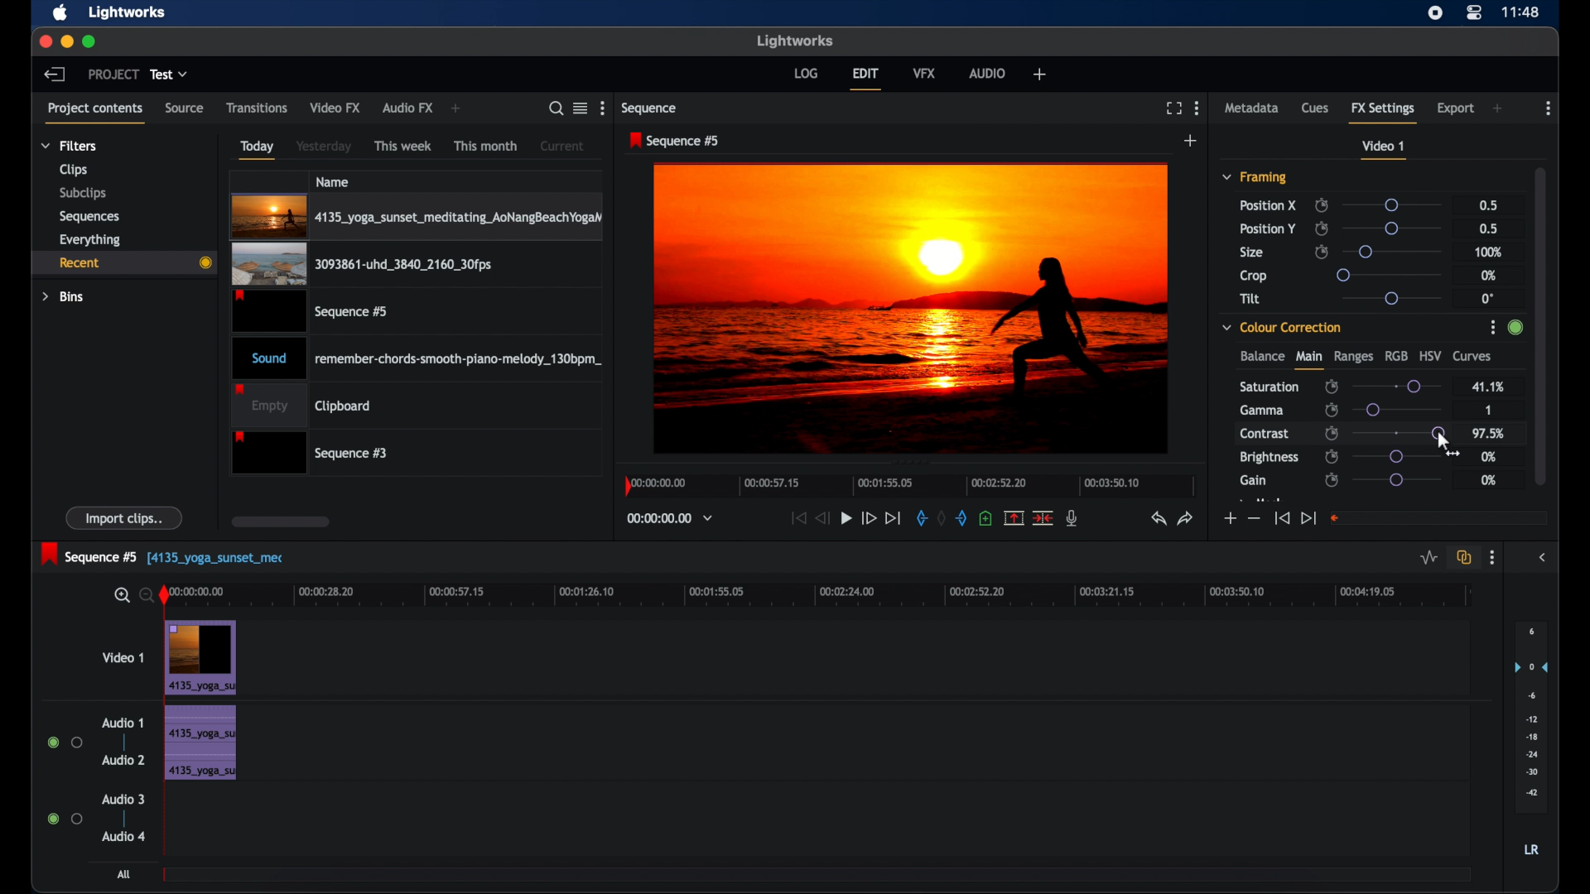 The image size is (1590, 894). Describe the element at coordinates (123, 799) in the screenshot. I see `audio 3` at that location.